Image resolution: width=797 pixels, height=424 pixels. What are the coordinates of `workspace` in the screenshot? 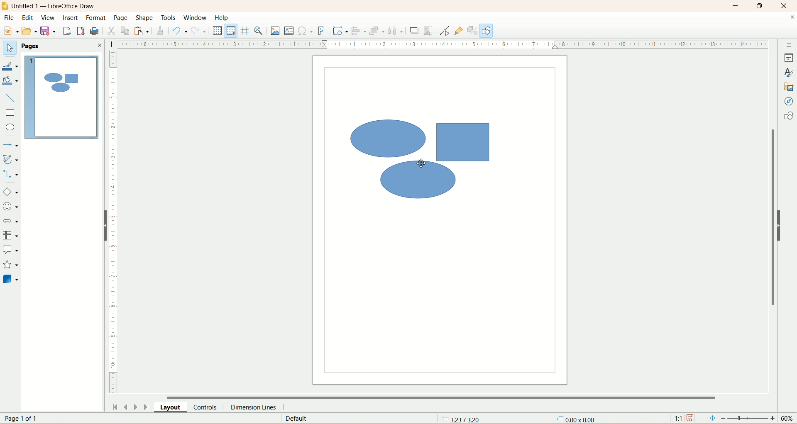 It's located at (440, 219).